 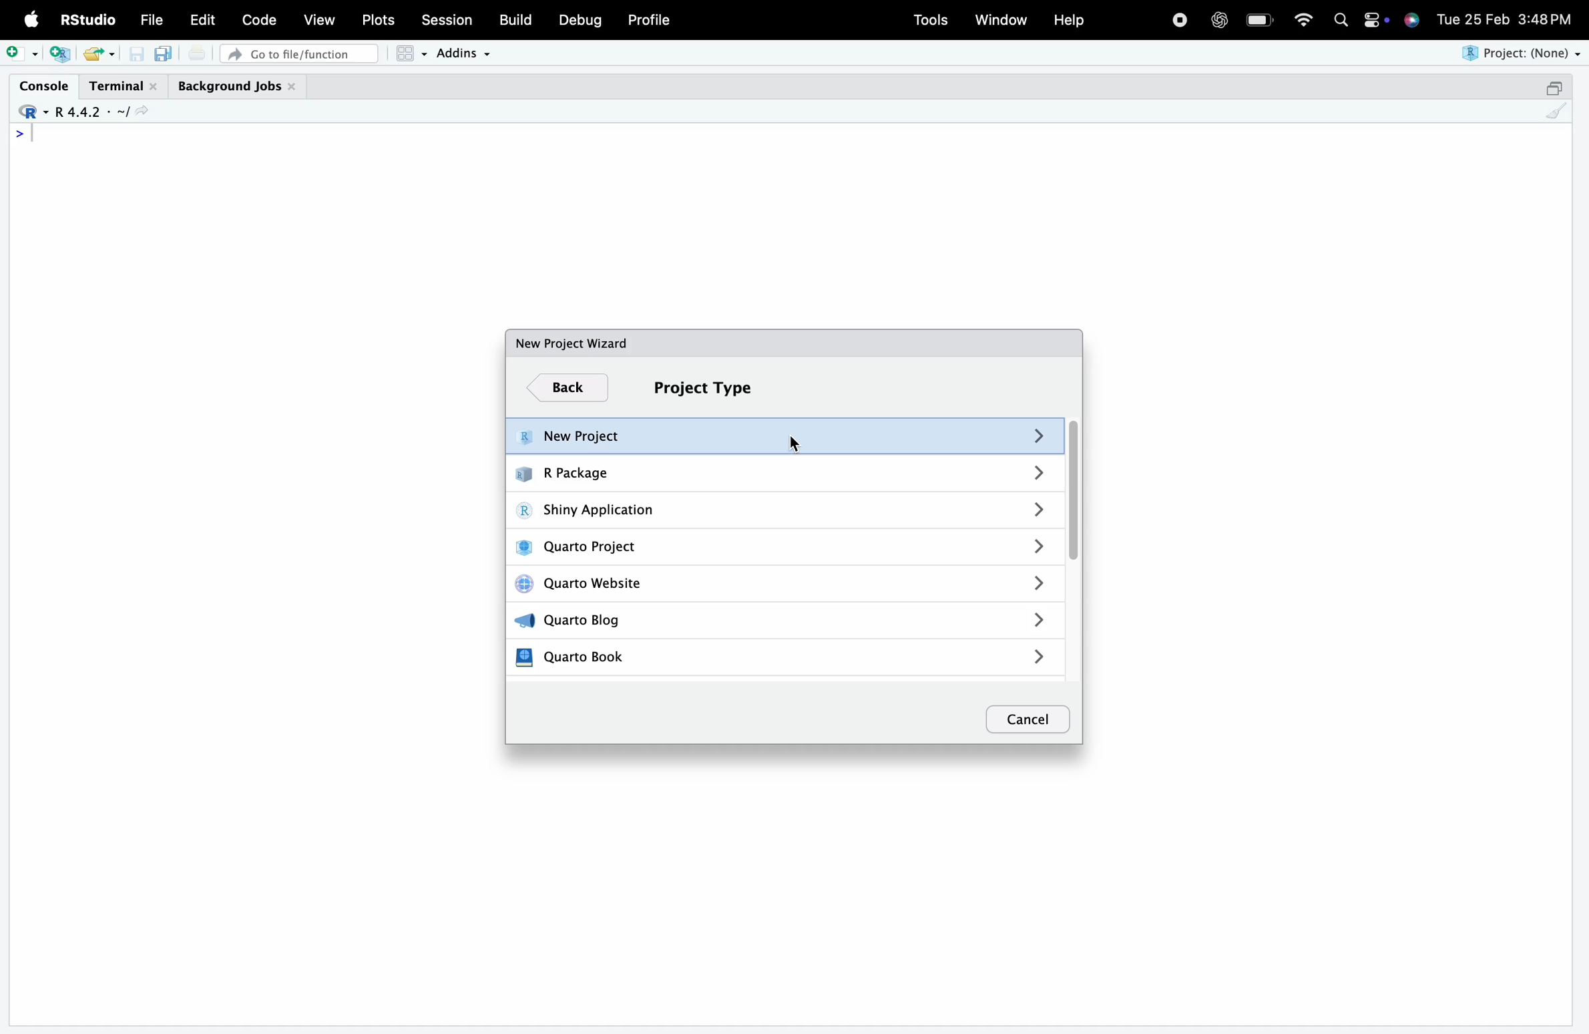 What do you see at coordinates (197, 53) in the screenshot?
I see `print the current file` at bounding box center [197, 53].